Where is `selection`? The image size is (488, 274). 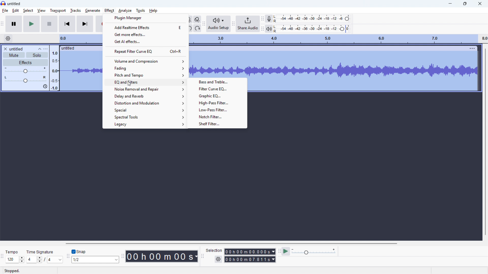
selection is located at coordinates (214, 250).